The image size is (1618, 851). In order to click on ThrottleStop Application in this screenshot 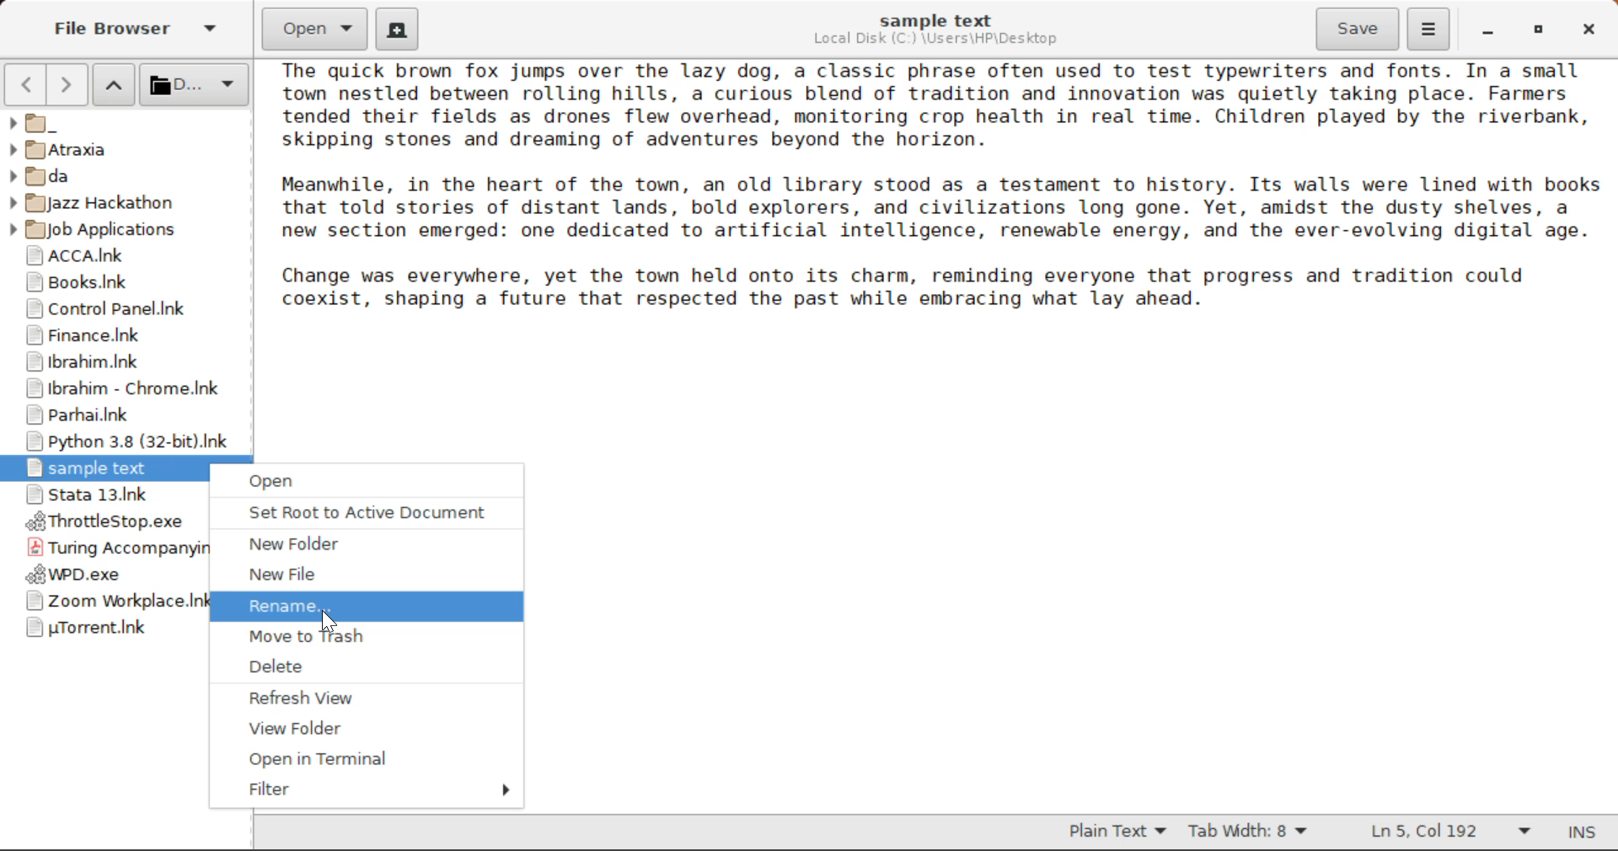, I will do `click(103, 522)`.